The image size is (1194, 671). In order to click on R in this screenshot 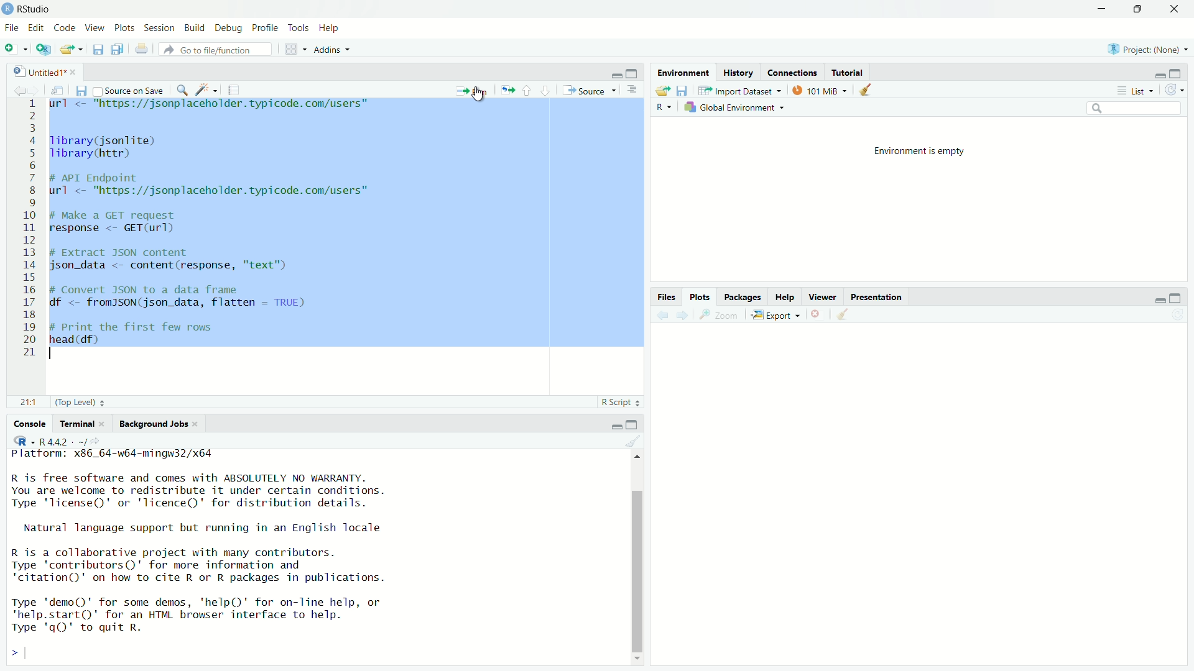, I will do `click(664, 107)`.